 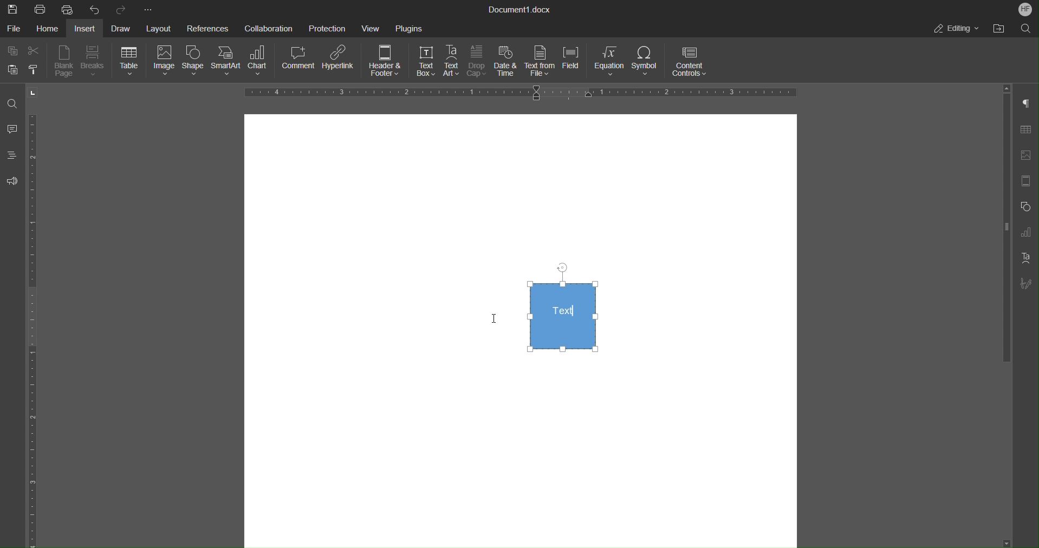 I want to click on Horizonatl Ruler, so click(x=517, y=93).